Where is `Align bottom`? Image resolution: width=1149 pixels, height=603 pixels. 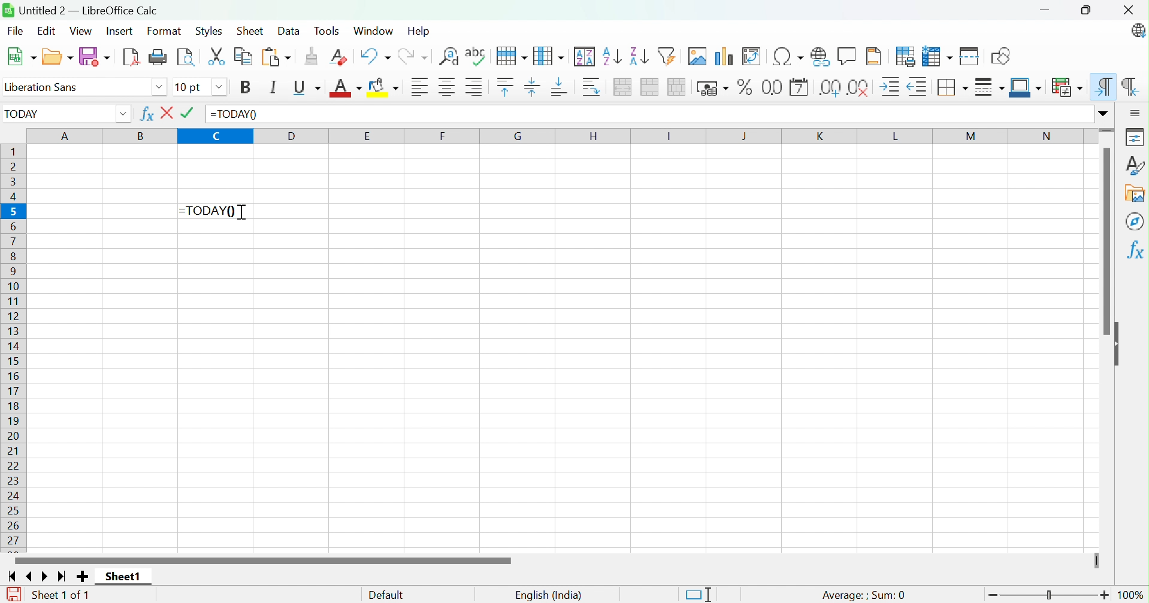
Align bottom is located at coordinates (559, 88).